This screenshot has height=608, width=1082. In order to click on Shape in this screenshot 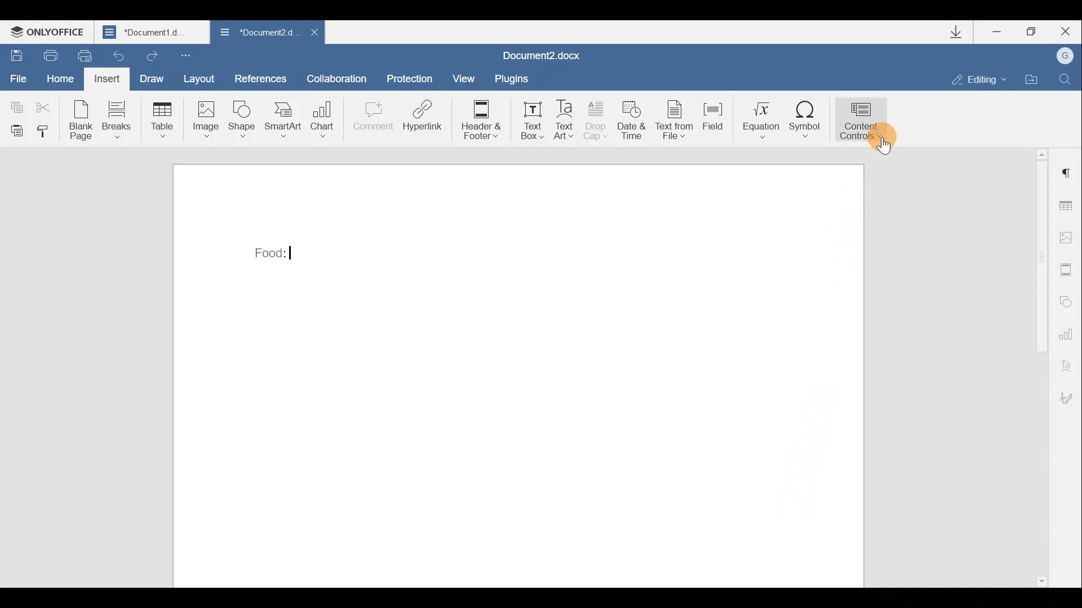, I will do `click(244, 121)`.